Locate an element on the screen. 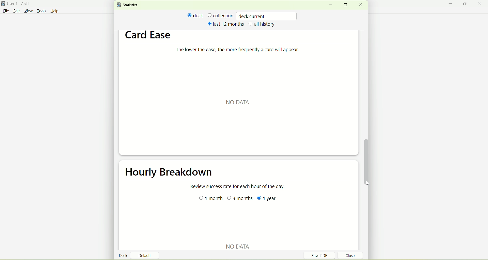  minimize is located at coordinates (330, 5).